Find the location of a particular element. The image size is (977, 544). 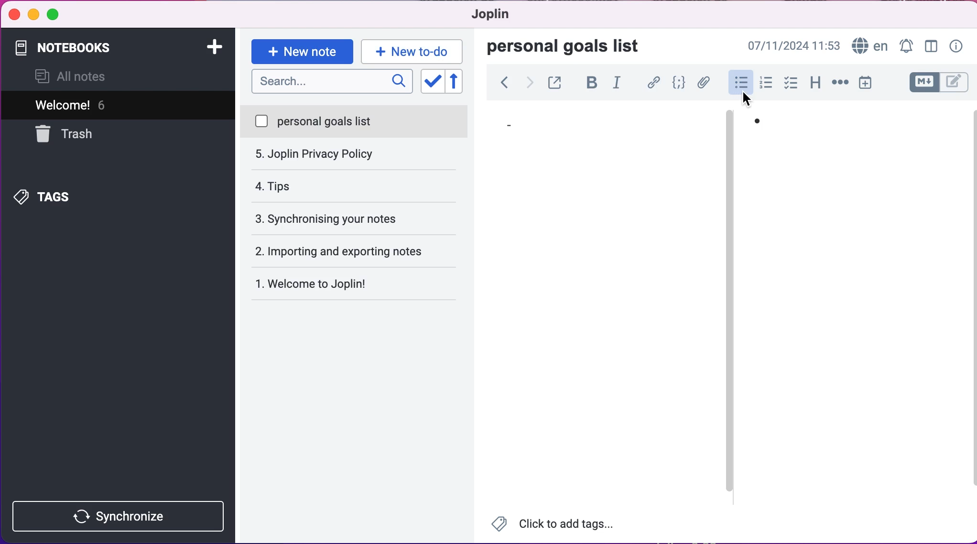

welcome! 5 is located at coordinates (106, 105).